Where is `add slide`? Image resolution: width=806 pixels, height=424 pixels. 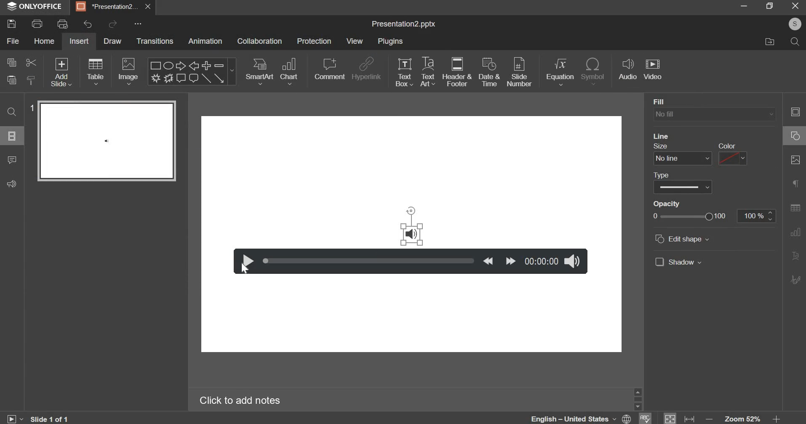 add slide is located at coordinates (62, 73).